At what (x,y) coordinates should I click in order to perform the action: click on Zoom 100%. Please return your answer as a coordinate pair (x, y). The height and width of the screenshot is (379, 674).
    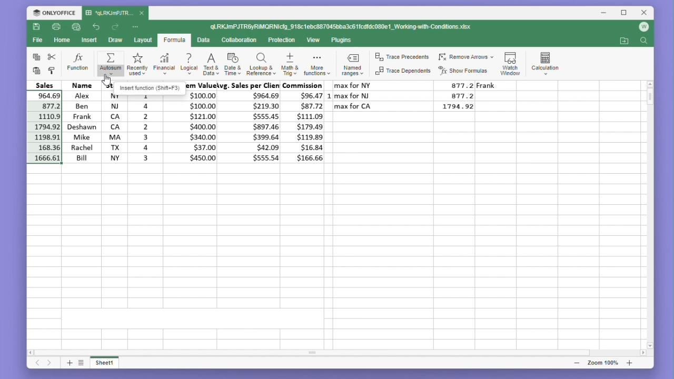
    Looking at the image, I should click on (606, 363).